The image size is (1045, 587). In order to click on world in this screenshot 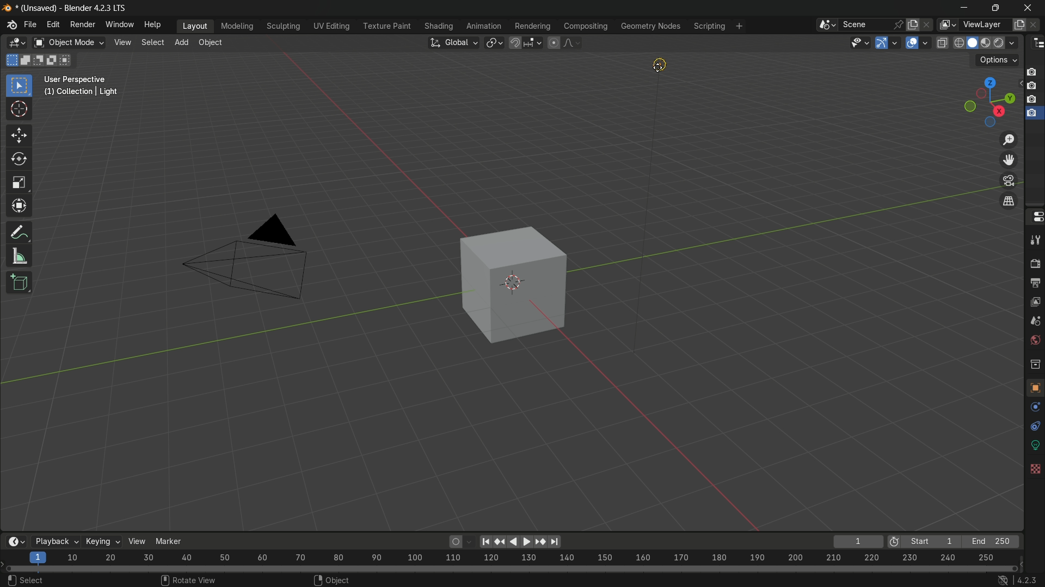, I will do `click(1035, 341)`.